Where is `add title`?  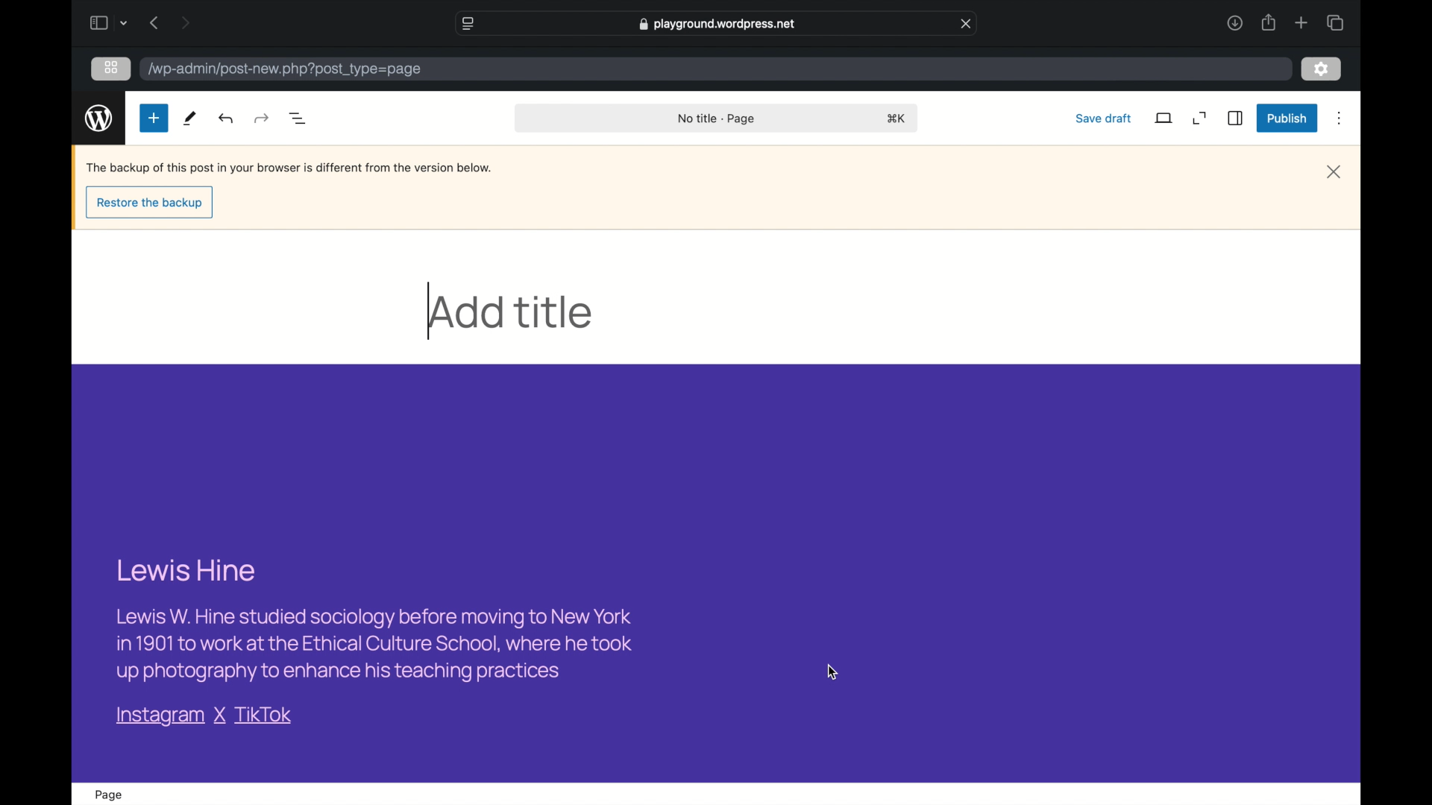 add title is located at coordinates (509, 312).